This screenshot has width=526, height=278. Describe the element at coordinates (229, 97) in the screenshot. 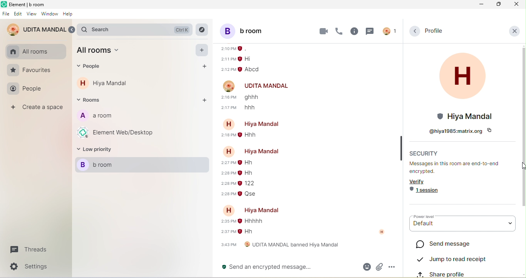

I see `sending message time` at that location.